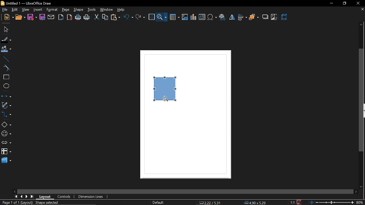 Image resolution: width=365 pixels, height=205 pixels. I want to click on go to first page, so click(17, 197).